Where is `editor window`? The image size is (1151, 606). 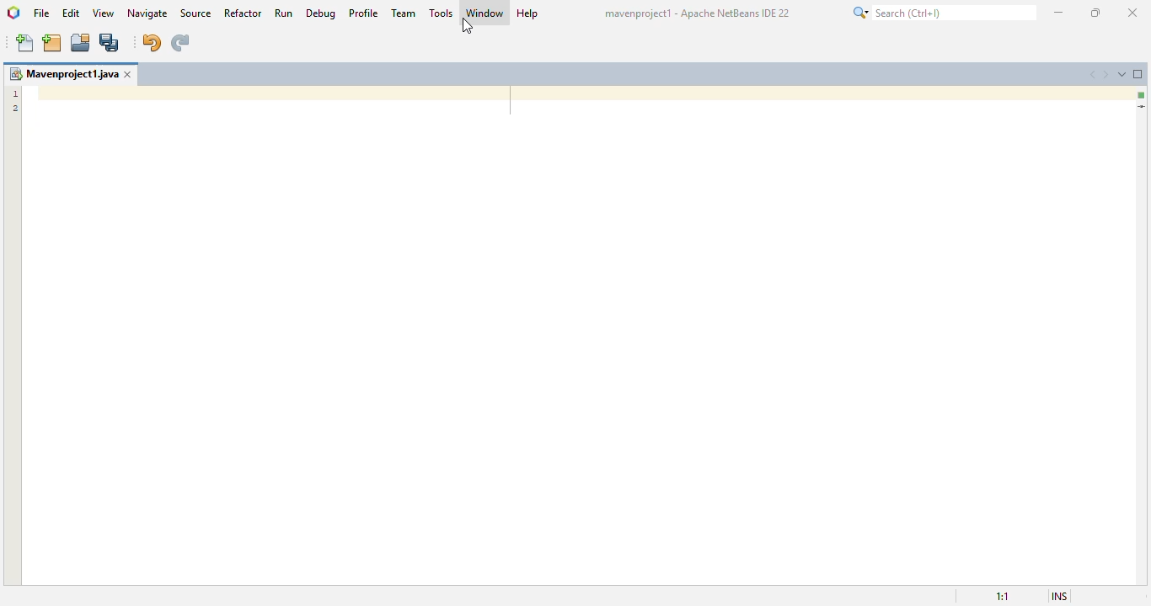
editor window is located at coordinates (580, 334).